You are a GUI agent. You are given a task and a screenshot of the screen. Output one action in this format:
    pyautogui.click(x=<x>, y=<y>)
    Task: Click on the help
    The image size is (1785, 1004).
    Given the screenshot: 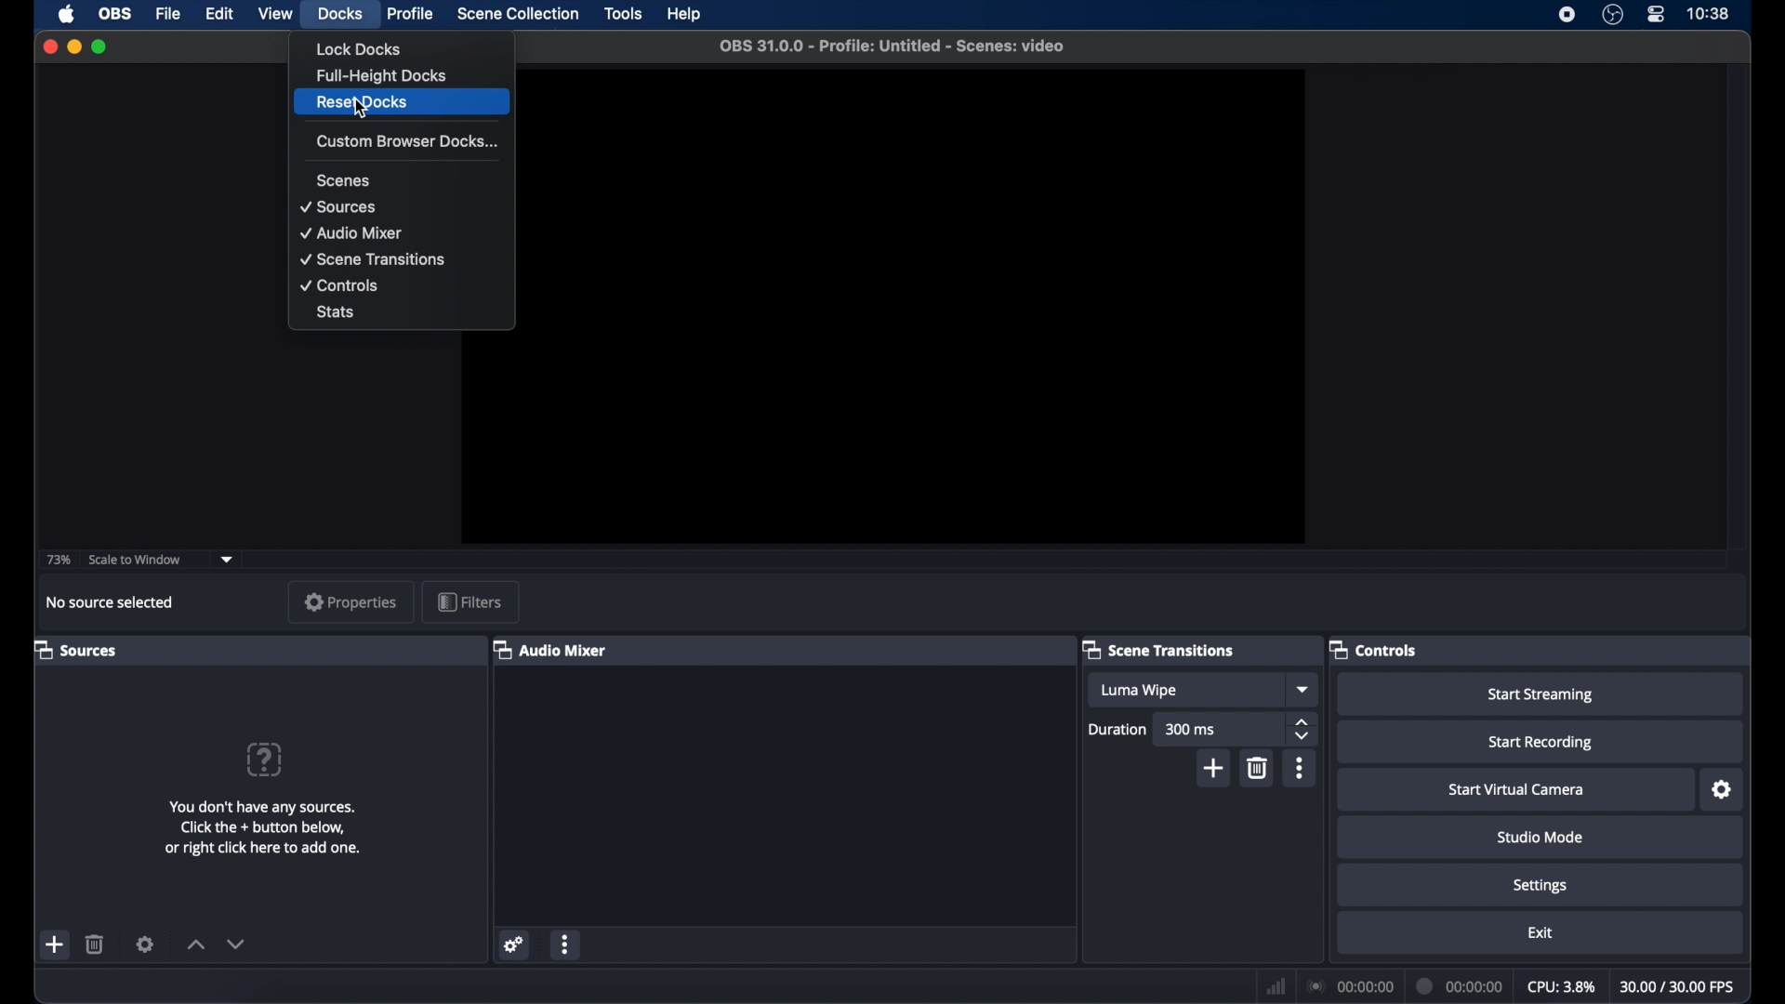 What is the action you would take?
    pyautogui.click(x=685, y=15)
    